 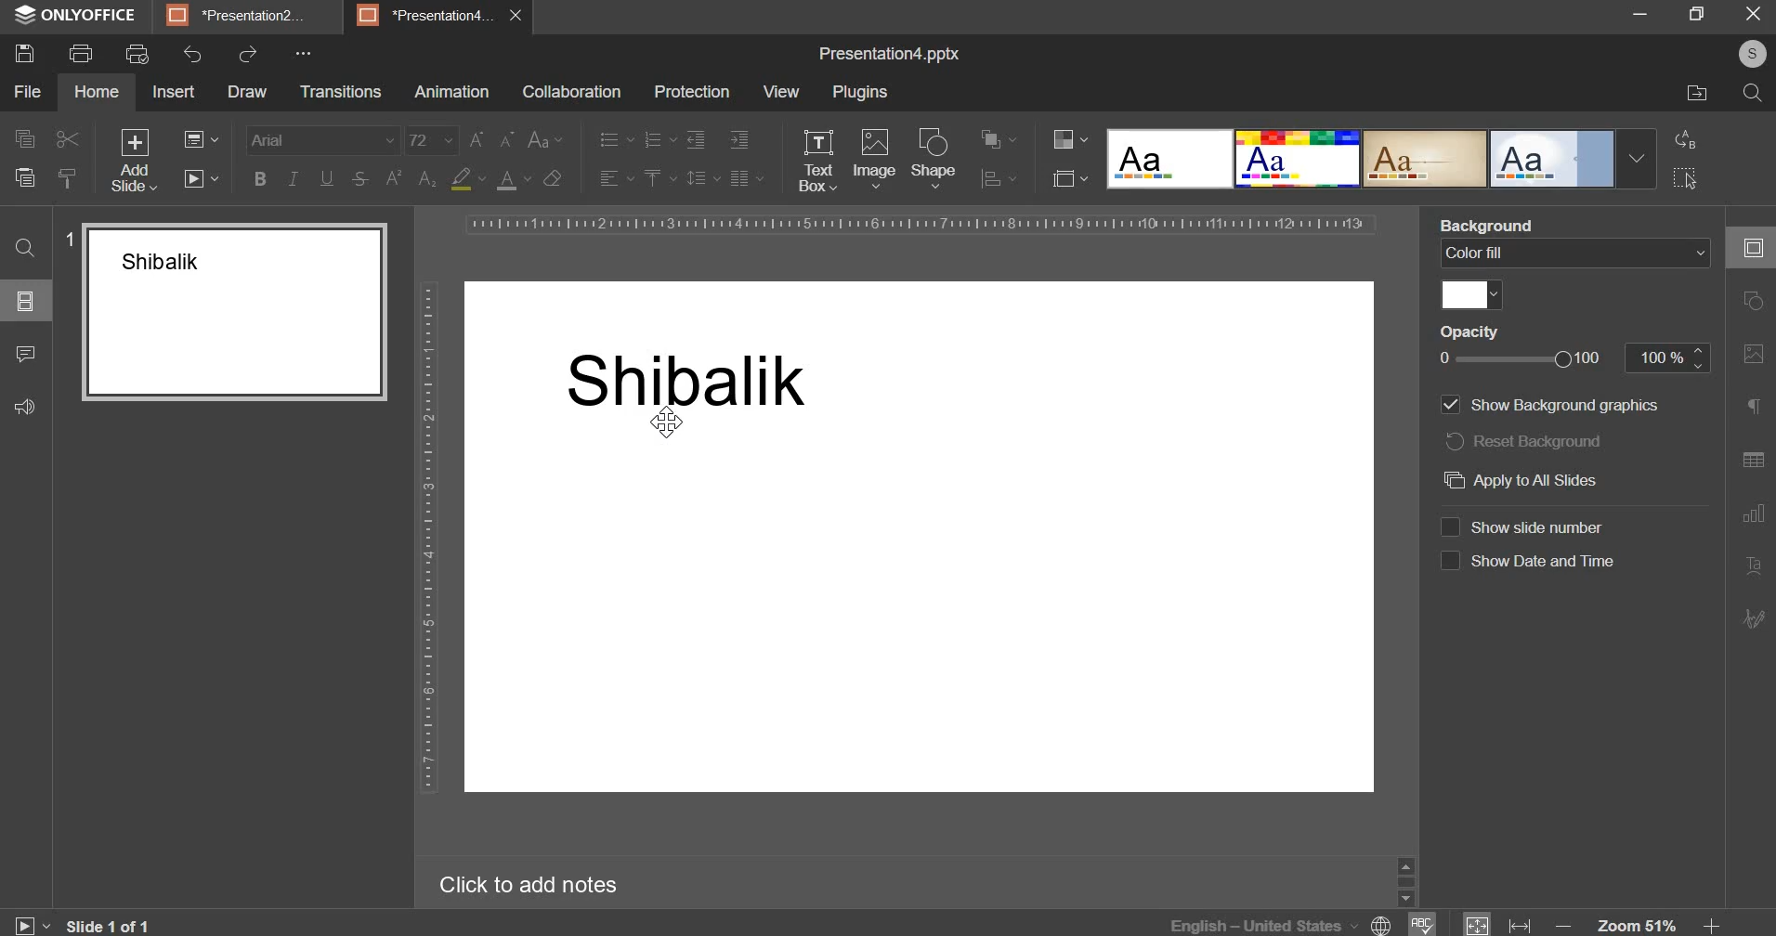 I want to click on Cursor, so click(x=671, y=423).